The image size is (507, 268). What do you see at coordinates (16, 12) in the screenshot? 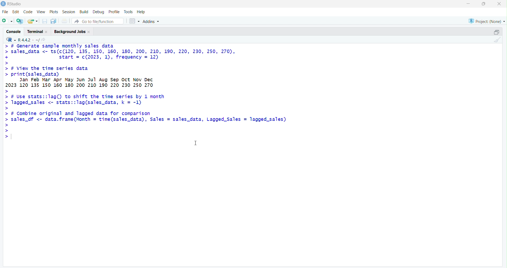
I see `edit` at bounding box center [16, 12].